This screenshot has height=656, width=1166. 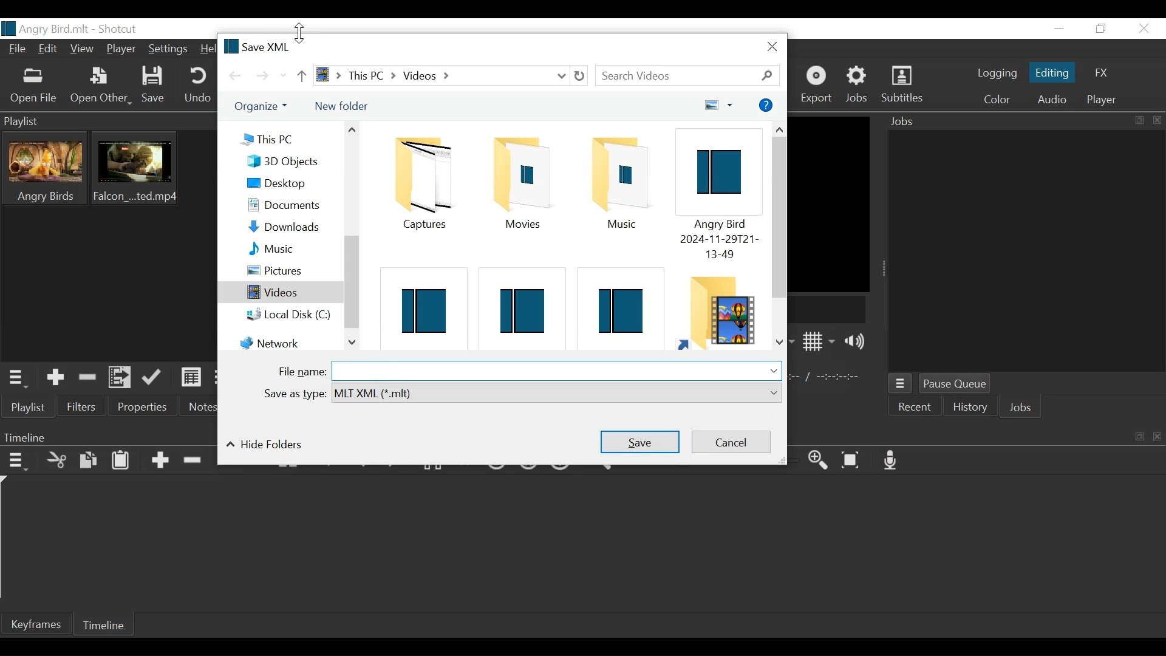 What do you see at coordinates (18, 50) in the screenshot?
I see `File` at bounding box center [18, 50].